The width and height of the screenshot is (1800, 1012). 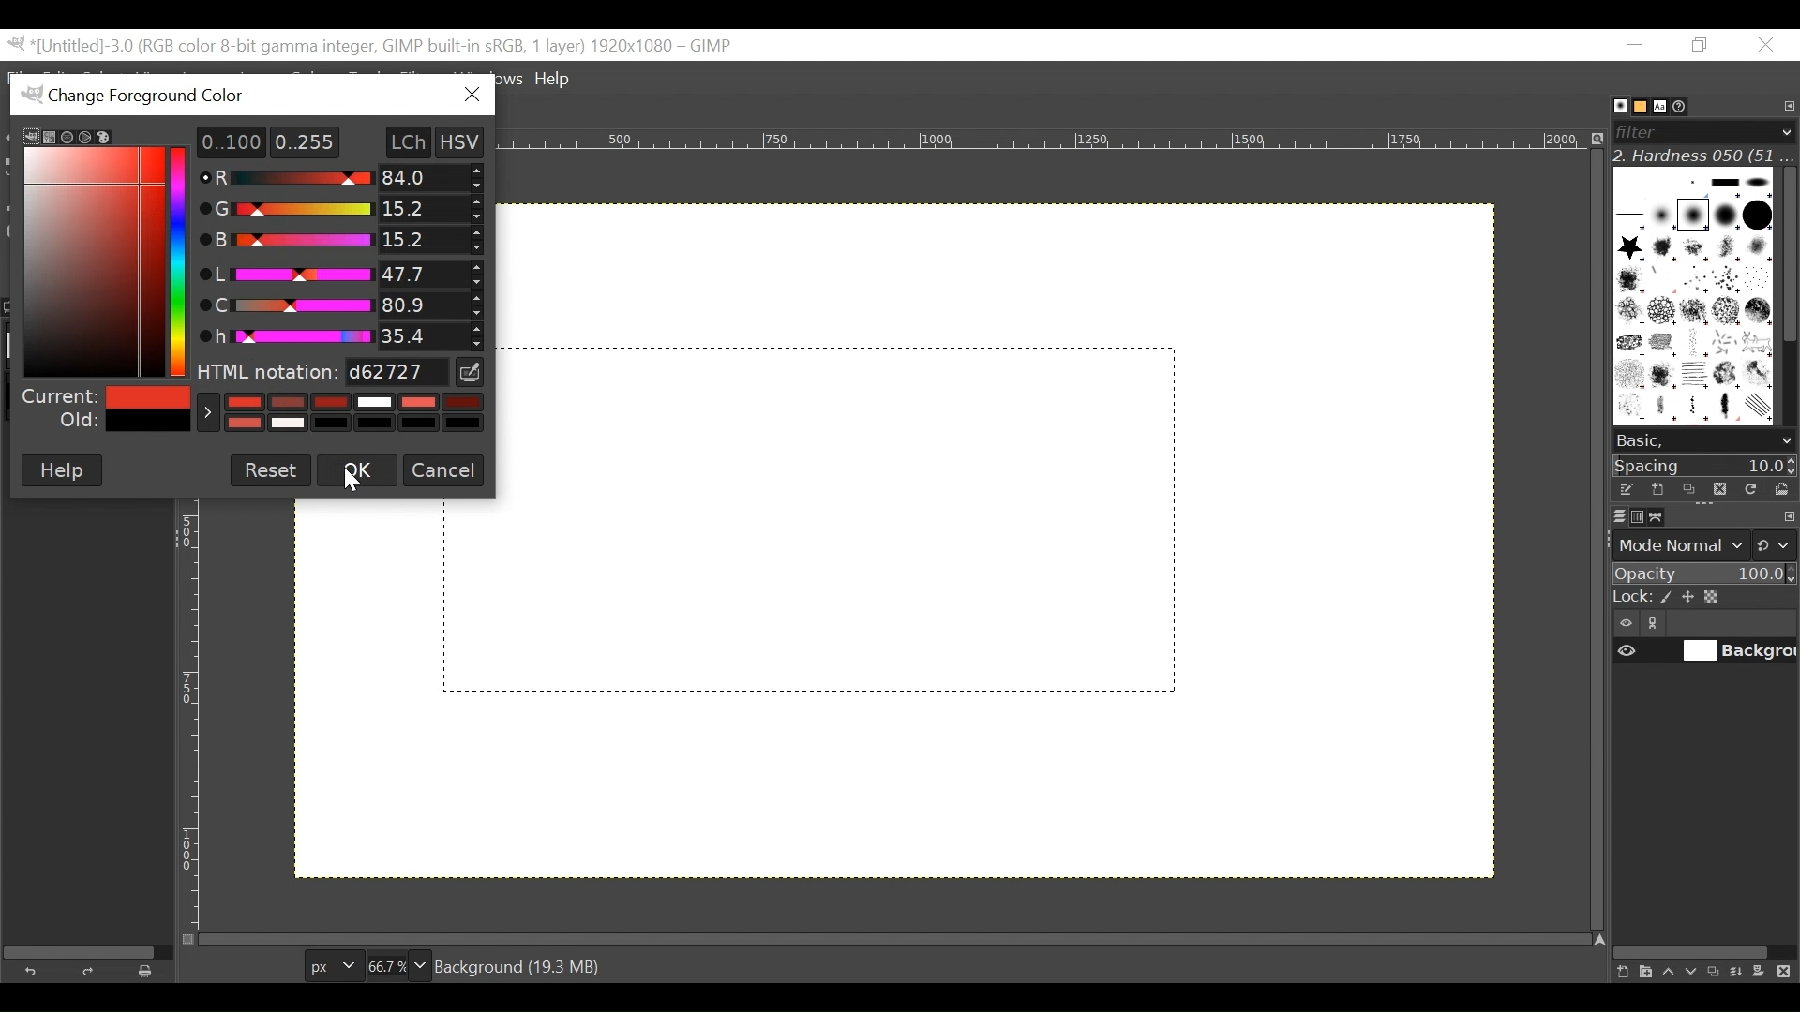 What do you see at coordinates (472, 372) in the screenshot?
I see `Click the eyedropper` at bounding box center [472, 372].